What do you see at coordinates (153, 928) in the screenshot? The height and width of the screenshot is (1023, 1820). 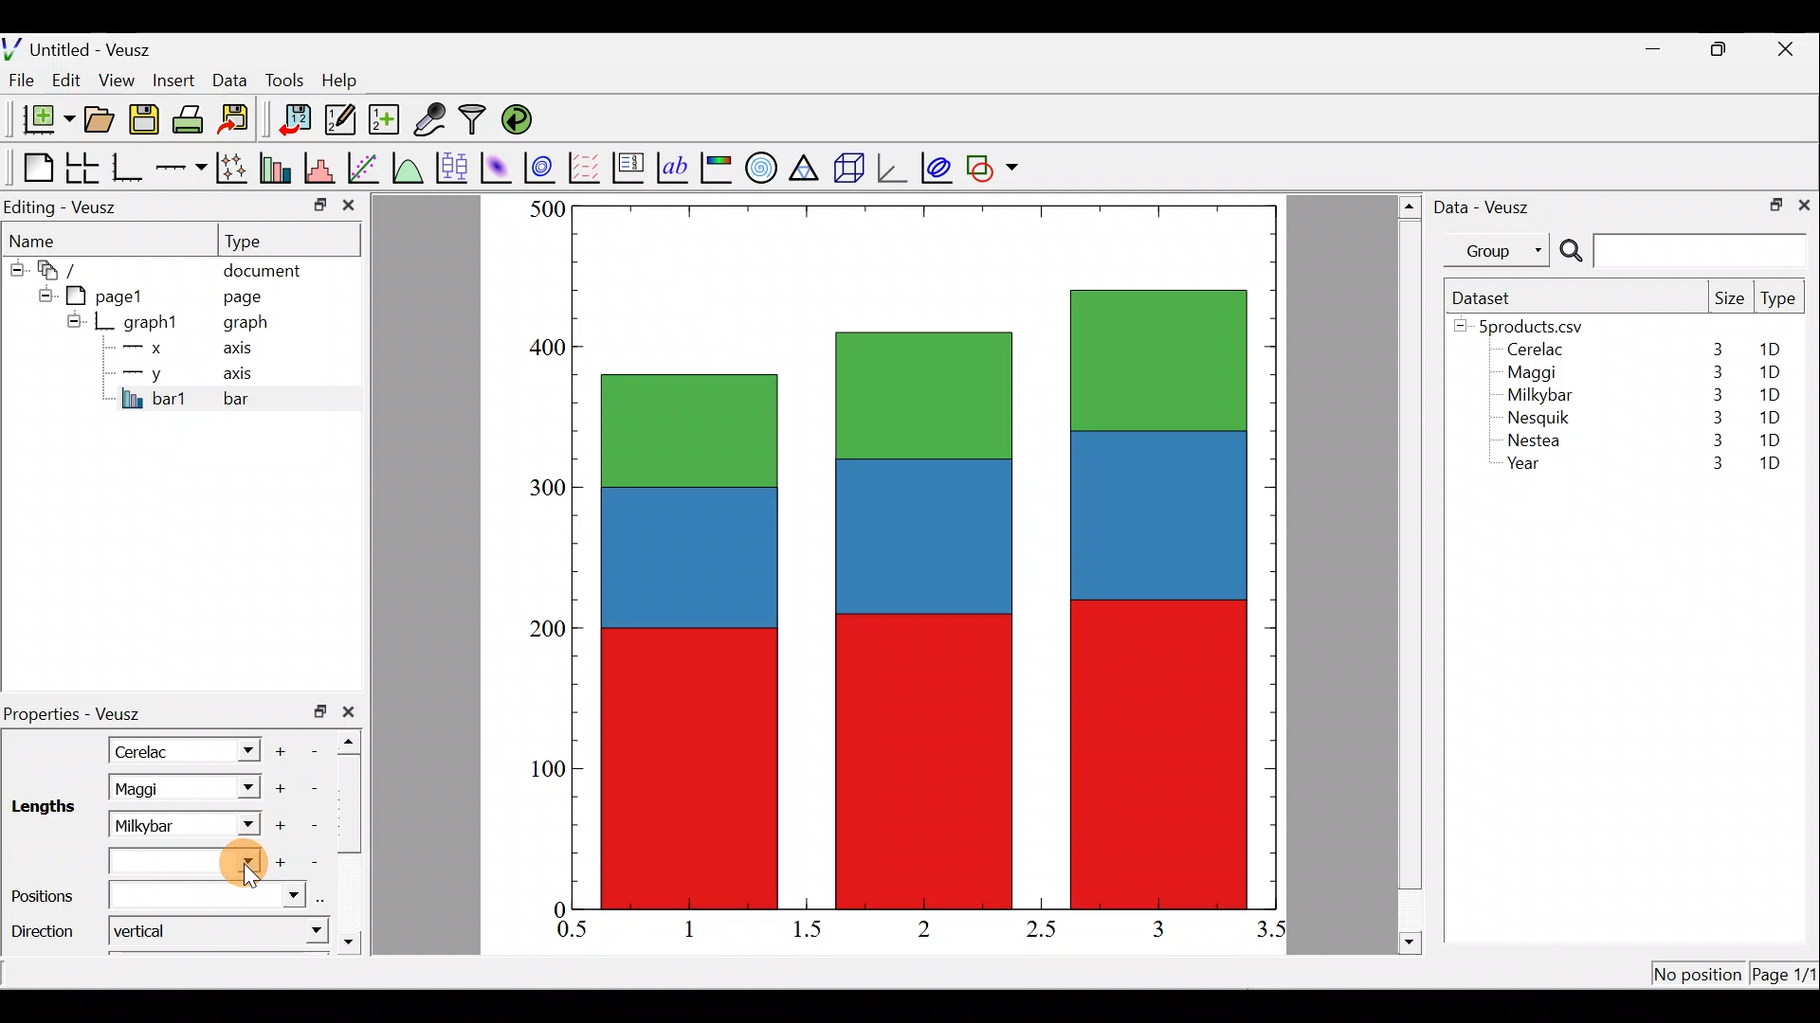 I see `Vertical` at bounding box center [153, 928].